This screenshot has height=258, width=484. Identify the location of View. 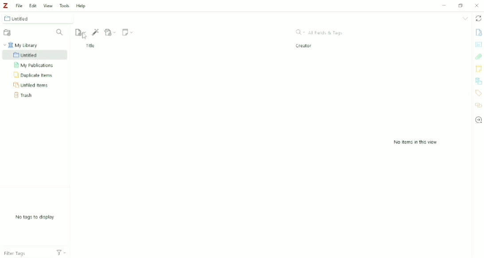
(47, 4).